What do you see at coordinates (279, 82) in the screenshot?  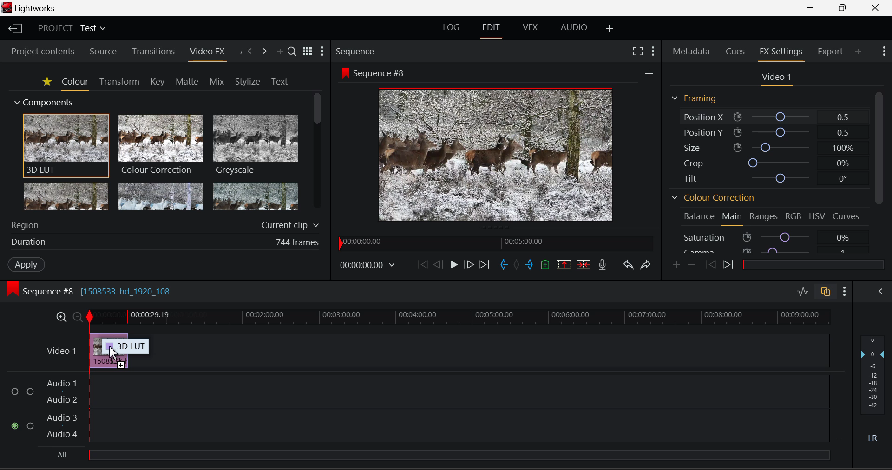 I see `Text` at bounding box center [279, 82].